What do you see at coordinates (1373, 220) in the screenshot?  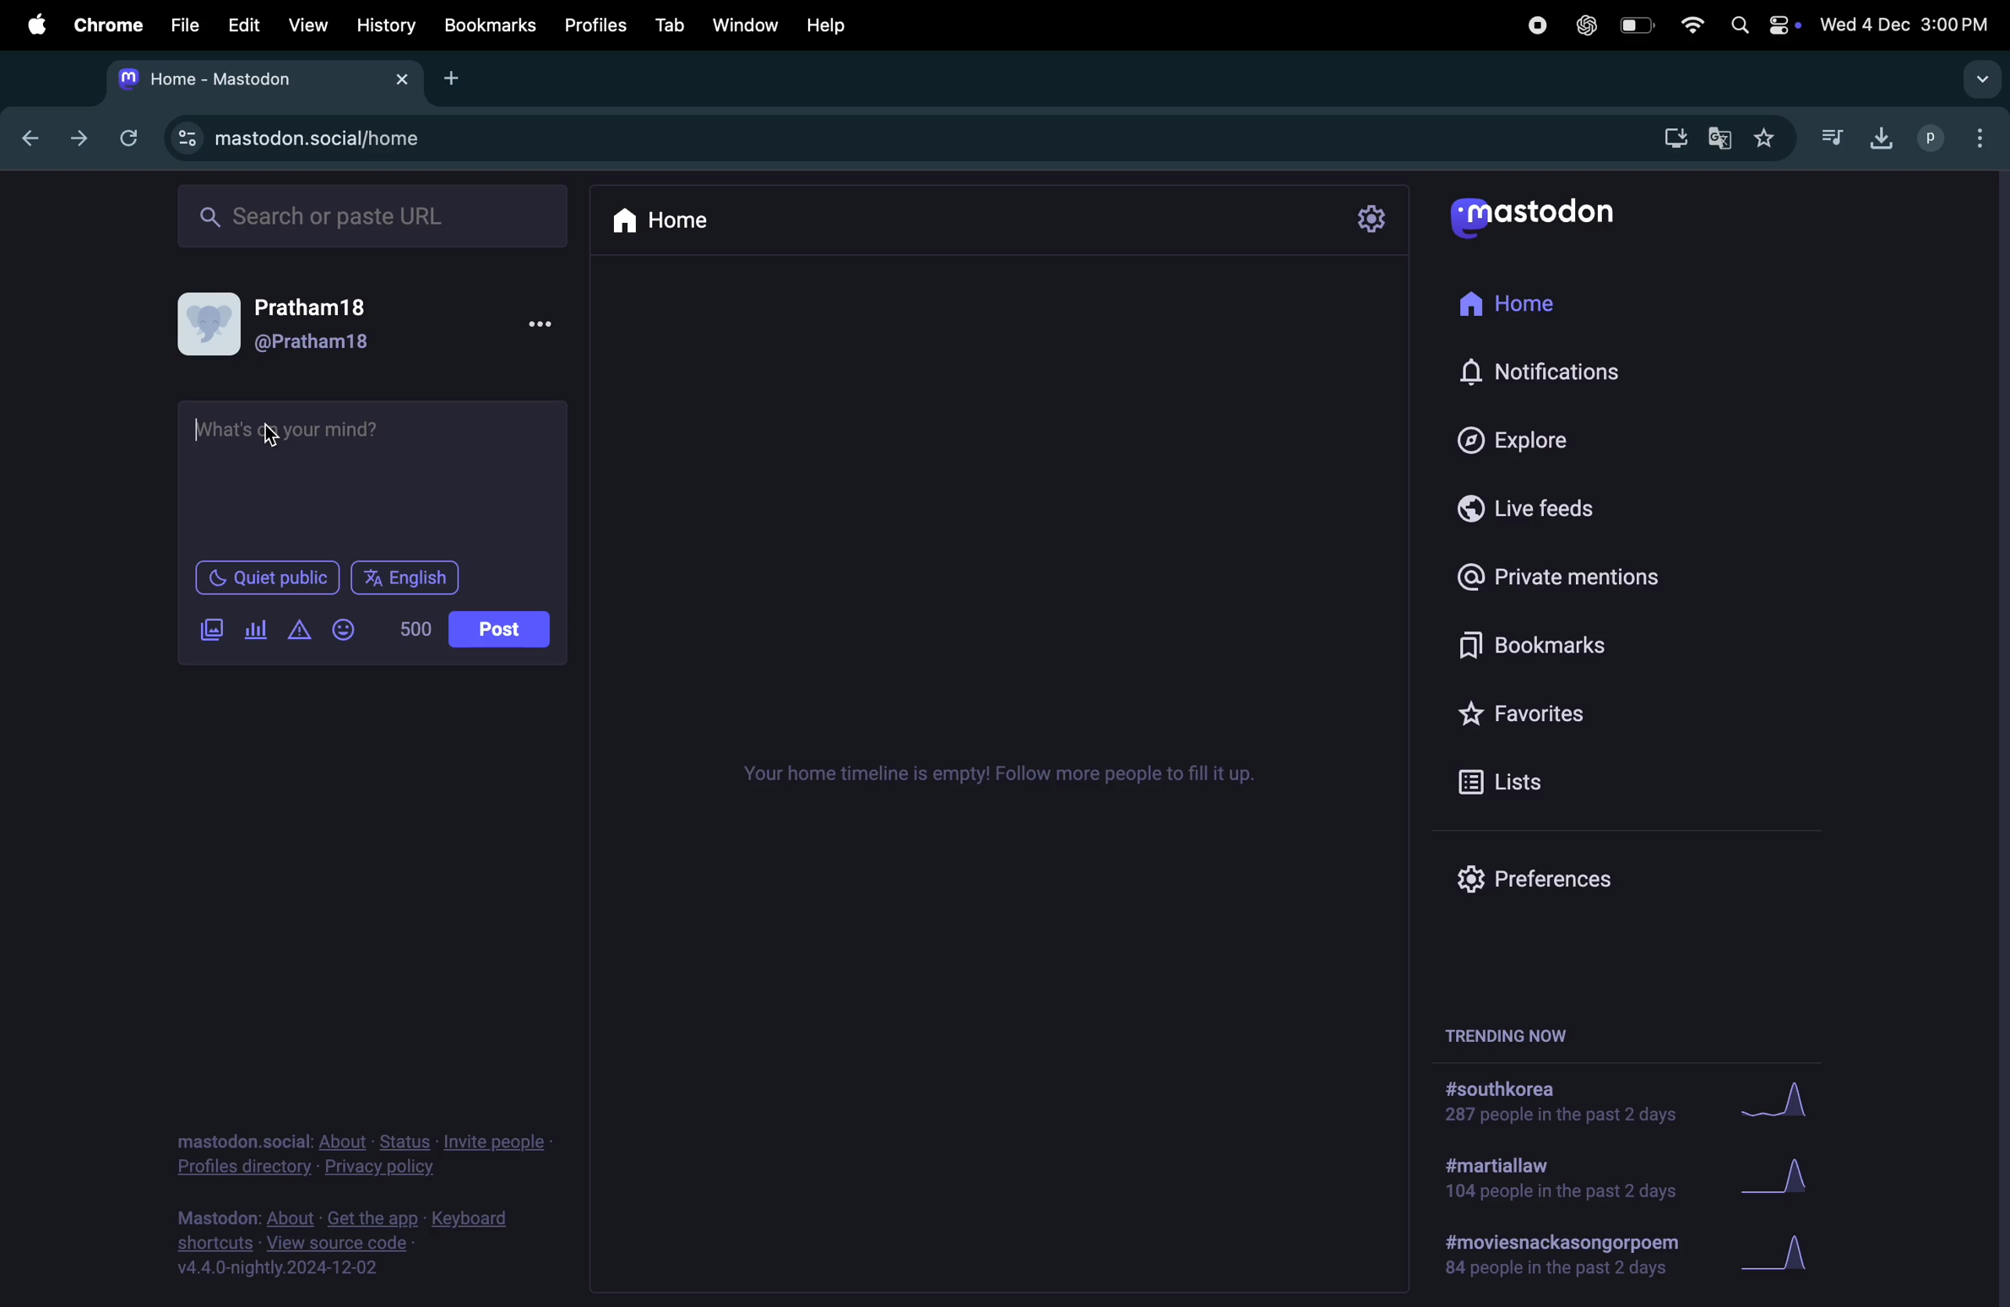 I see `settings` at bounding box center [1373, 220].